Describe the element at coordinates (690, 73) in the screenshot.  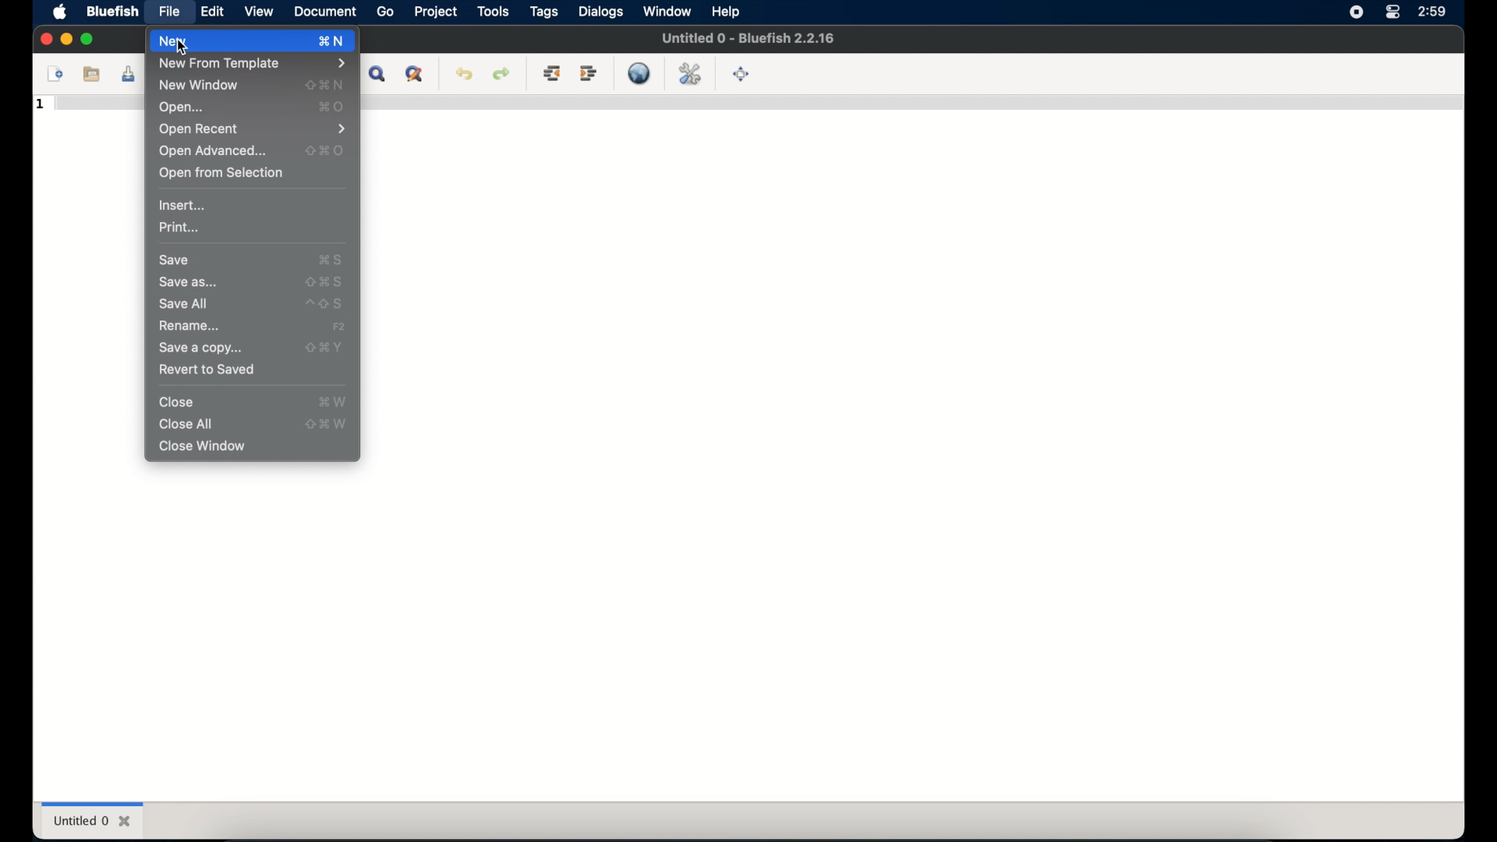
I see `edit in preferences` at that location.